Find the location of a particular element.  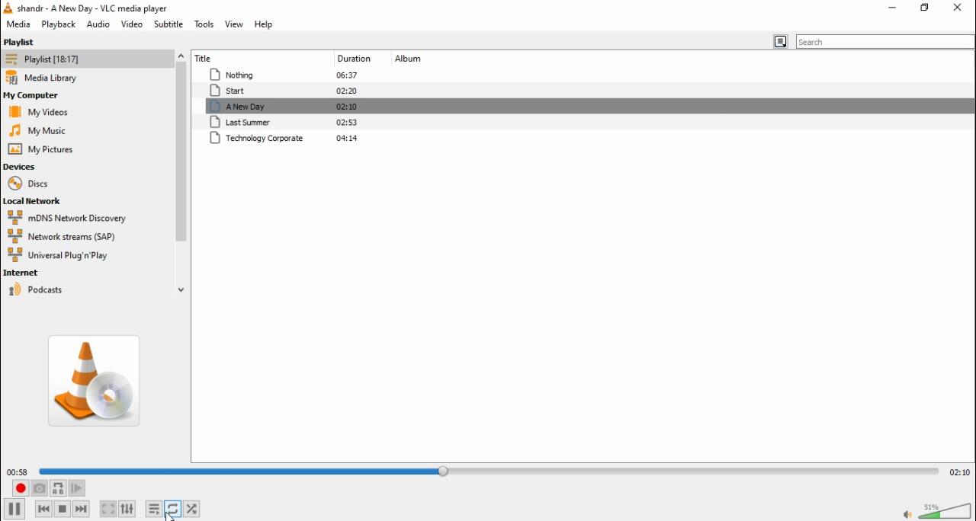

internet is located at coordinates (55, 273).